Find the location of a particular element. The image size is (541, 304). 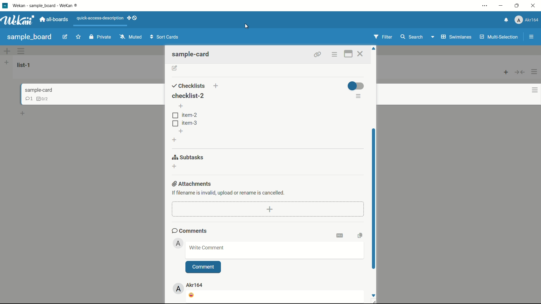

add checklist is located at coordinates (217, 86).